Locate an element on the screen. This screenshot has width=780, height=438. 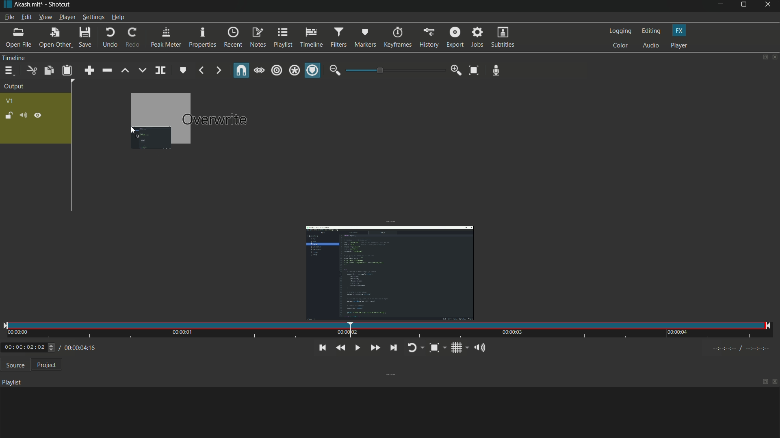
recent is located at coordinates (232, 38).